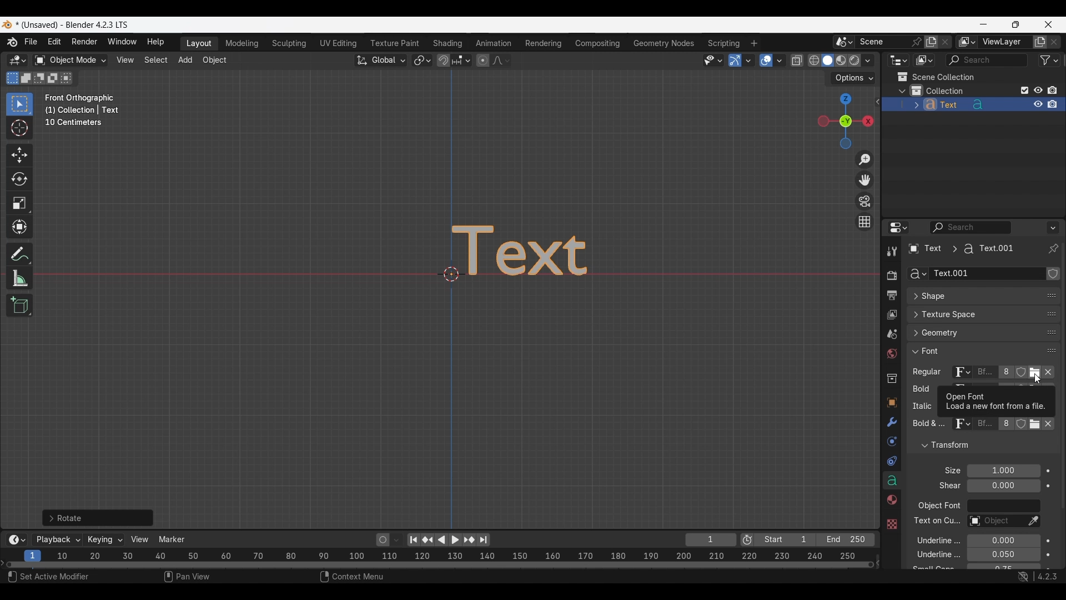 The image size is (1066, 600). I want to click on Pin scene to workspace, so click(891, 42).